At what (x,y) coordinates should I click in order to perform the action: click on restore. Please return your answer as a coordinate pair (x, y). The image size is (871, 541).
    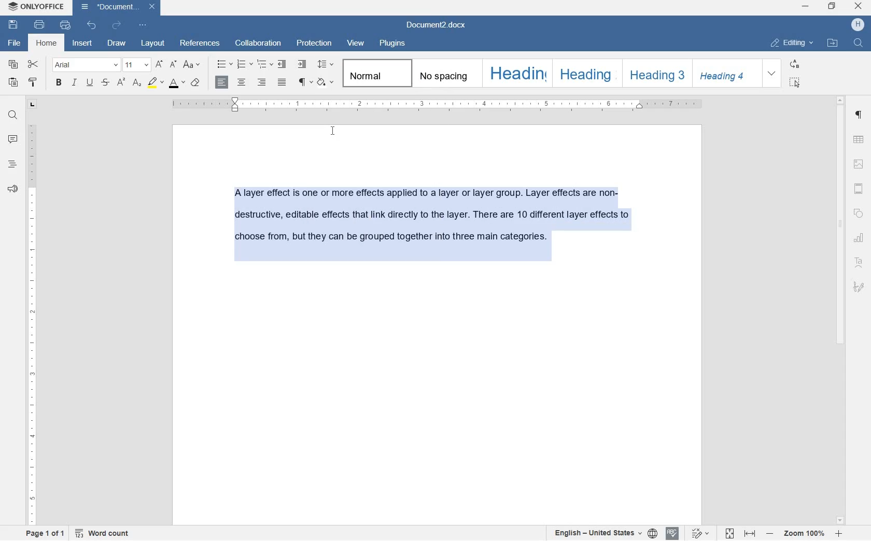
    Looking at the image, I should click on (834, 6).